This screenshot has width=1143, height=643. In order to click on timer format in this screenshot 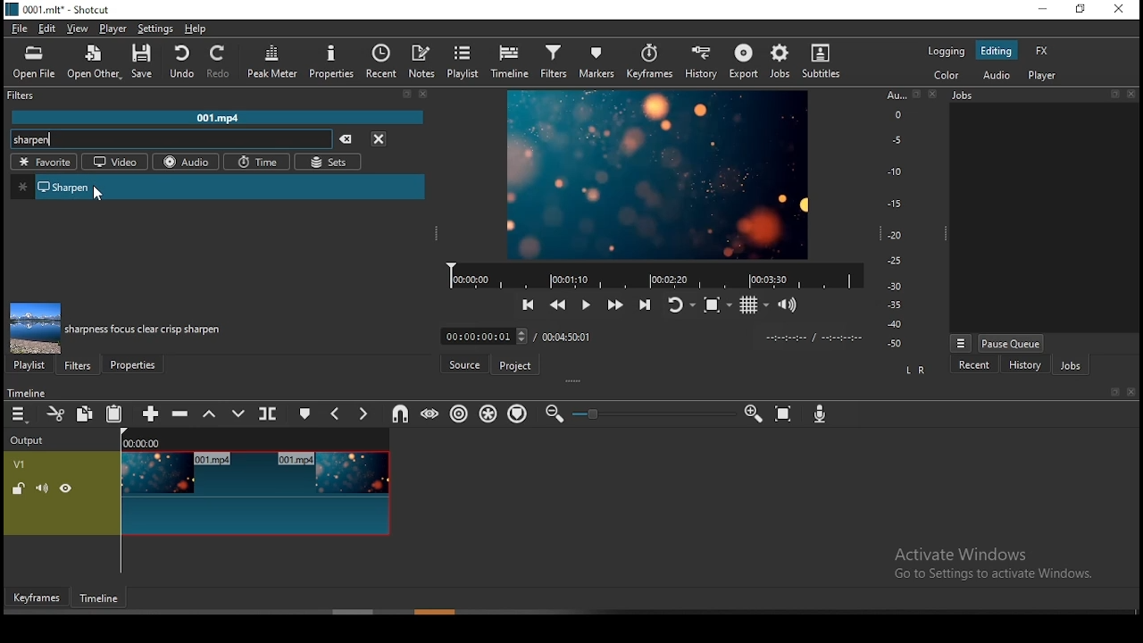, I will do `click(813, 337)`.